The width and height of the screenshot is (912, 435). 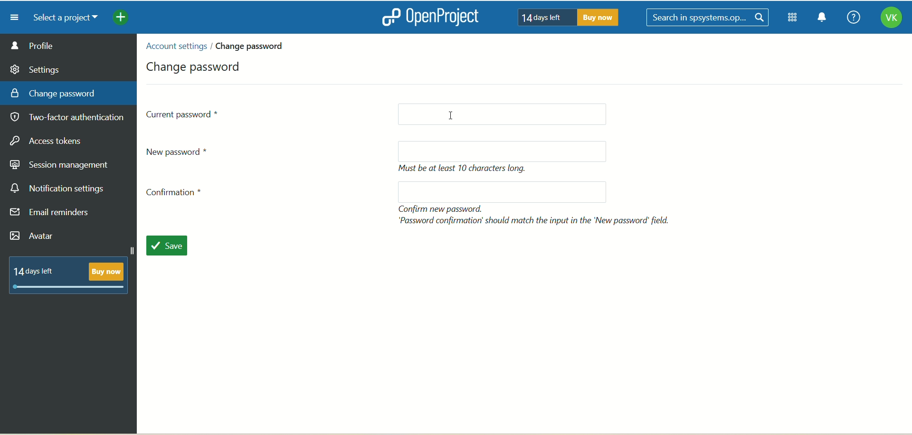 I want to click on change password, so click(x=196, y=65).